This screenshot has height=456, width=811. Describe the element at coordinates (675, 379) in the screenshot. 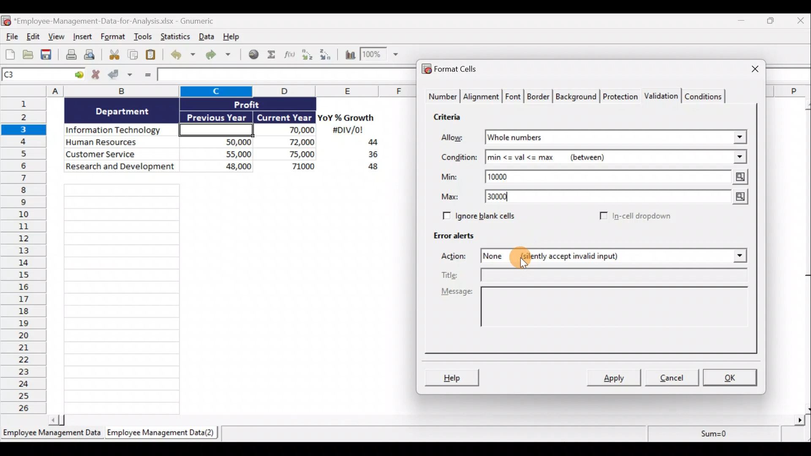

I see `Cancel` at that location.